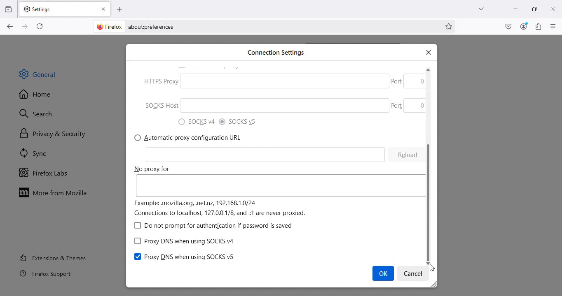 Image resolution: width=562 pixels, height=296 pixels. What do you see at coordinates (247, 168) in the screenshot?
I see `P
HTTPS Proxy.` at bounding box center [247, 168].